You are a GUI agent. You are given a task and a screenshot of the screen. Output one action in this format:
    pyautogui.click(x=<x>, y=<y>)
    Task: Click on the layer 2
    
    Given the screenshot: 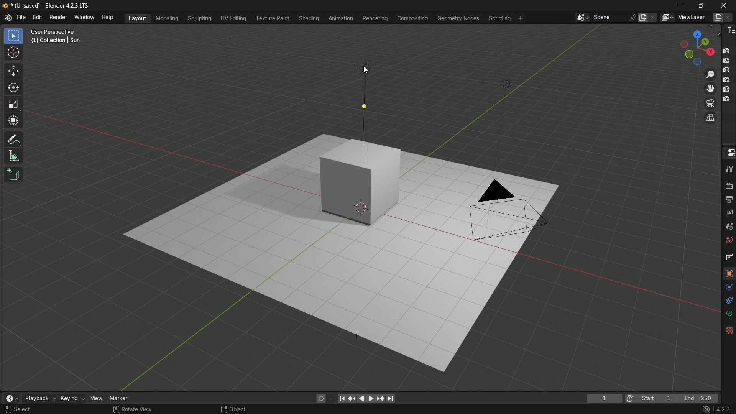 What is the action you would take?
    pyautogui.click(x=726, y=60)
    